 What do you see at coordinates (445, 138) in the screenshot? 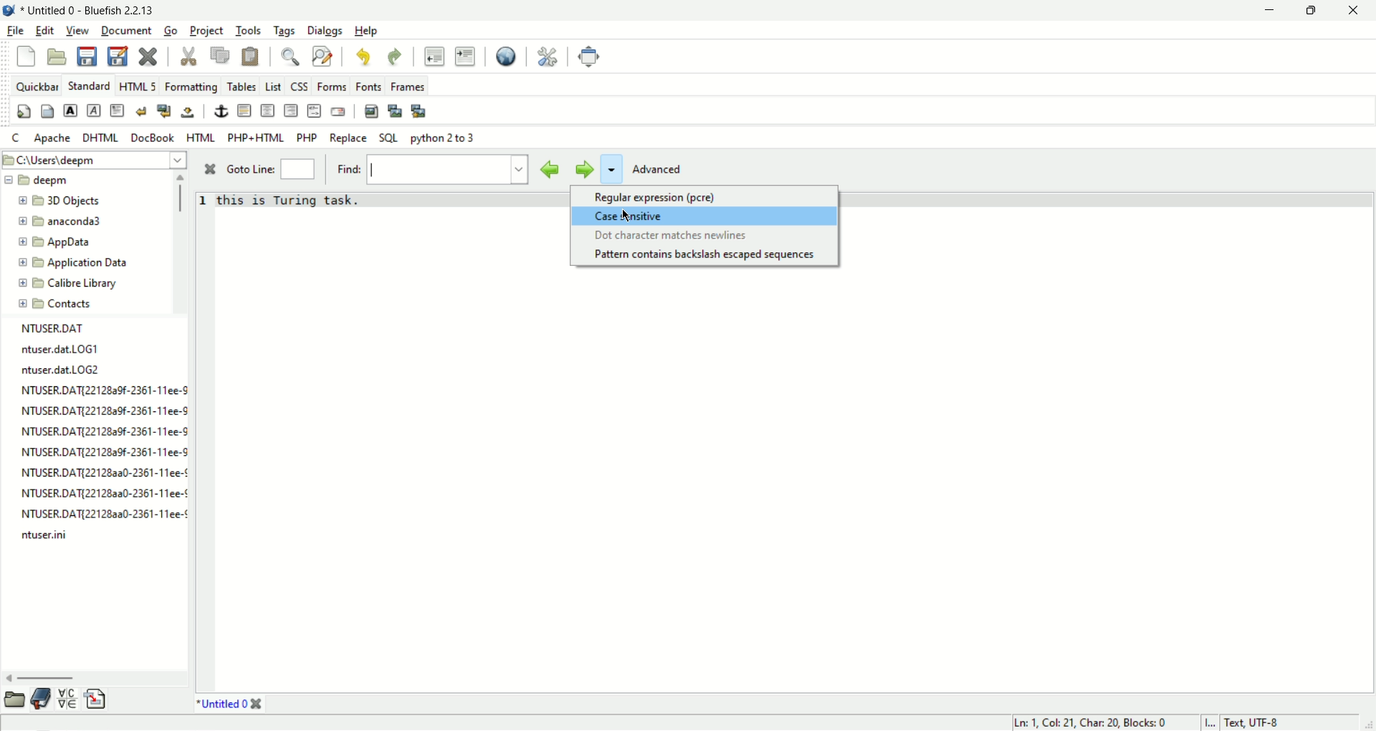
I see `python 2 to 3` at bounding box center [445, 138].